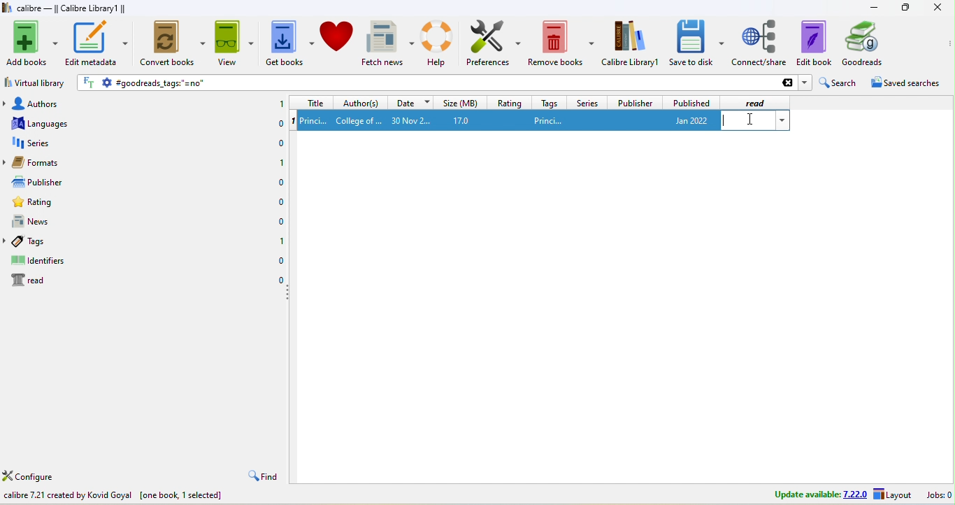  Describe the element at coordinates (938, 496) in the screenshot. I see `jobs 0` at that location.